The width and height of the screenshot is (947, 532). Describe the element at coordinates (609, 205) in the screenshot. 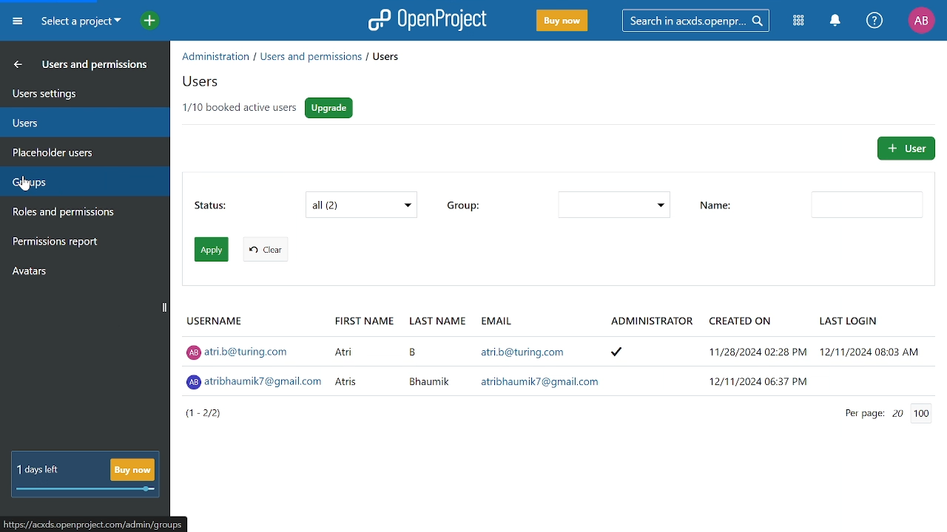

I see `Group` at that location.